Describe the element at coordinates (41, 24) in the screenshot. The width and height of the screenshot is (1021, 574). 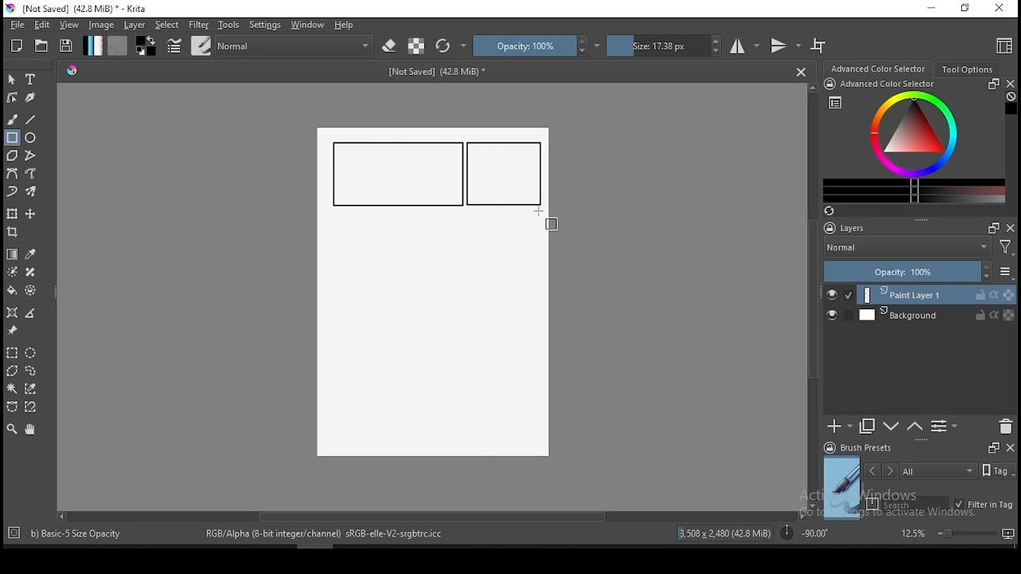
I see `edit` at that location.